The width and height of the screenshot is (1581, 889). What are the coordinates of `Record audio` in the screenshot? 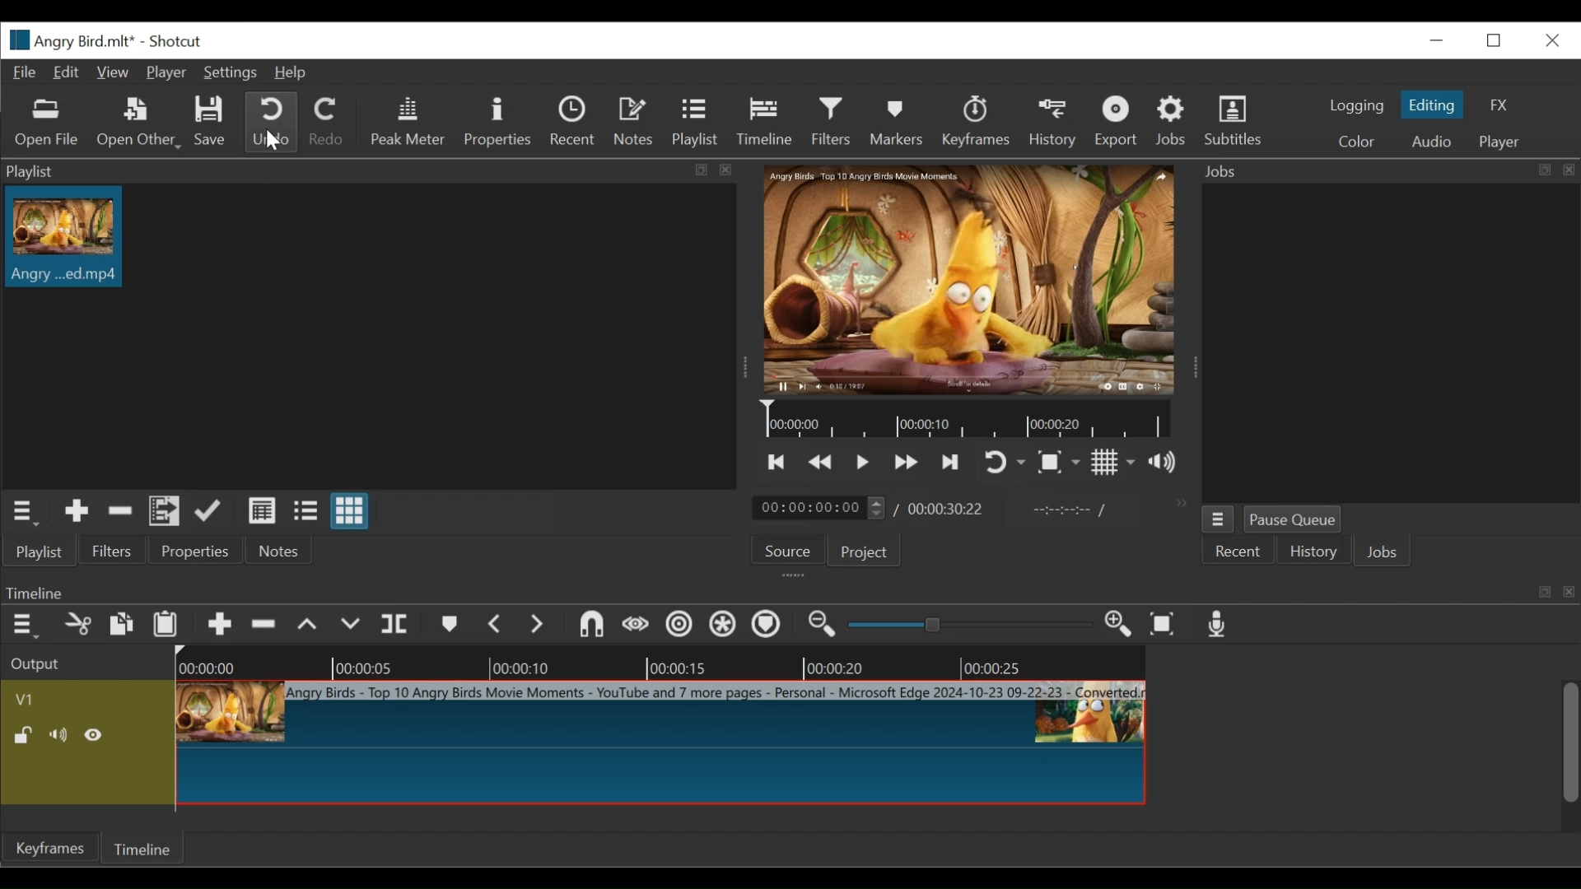 It's located at (1221, 626).